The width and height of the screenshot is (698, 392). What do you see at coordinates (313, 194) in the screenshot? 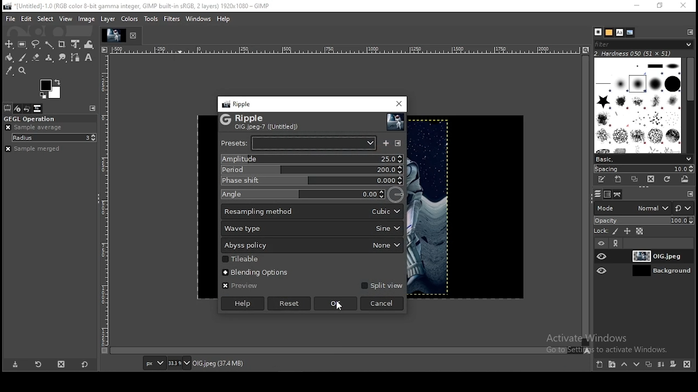
I see `angle` at bounding box center [313, 194].